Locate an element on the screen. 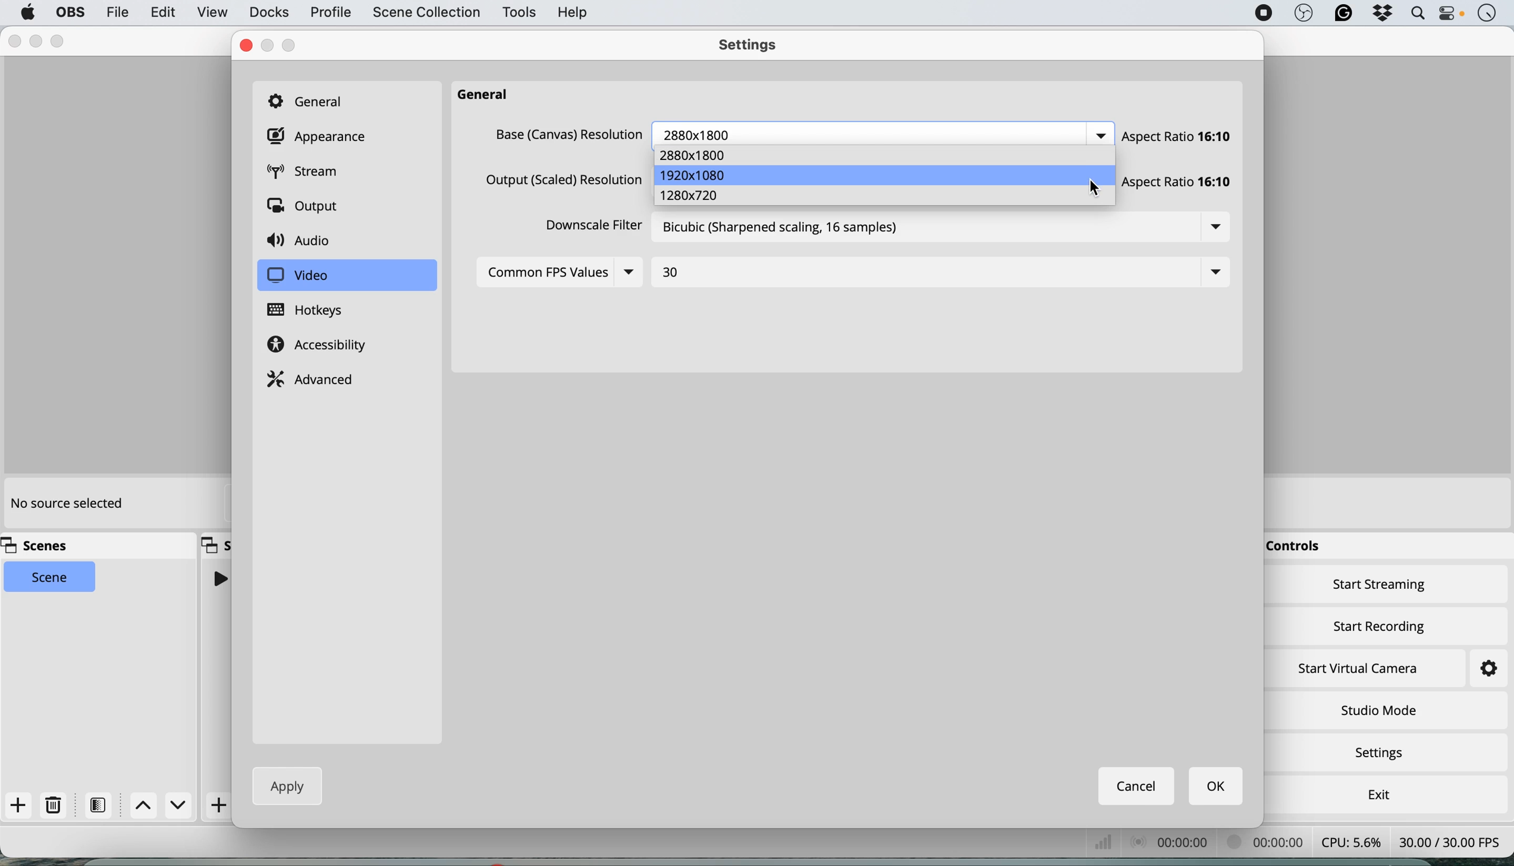  cpu usage is located at coordinates (1174, 841).